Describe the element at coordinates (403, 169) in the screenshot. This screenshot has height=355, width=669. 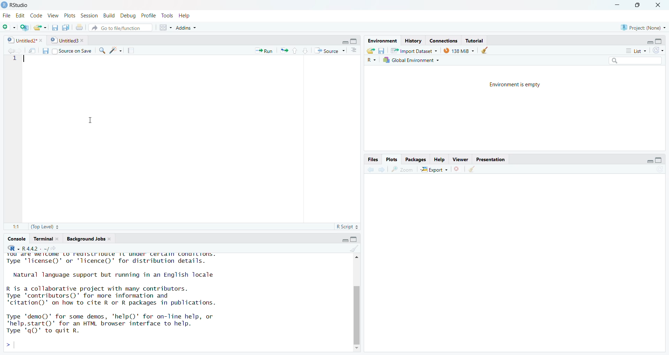
I see `zoom` at that location.